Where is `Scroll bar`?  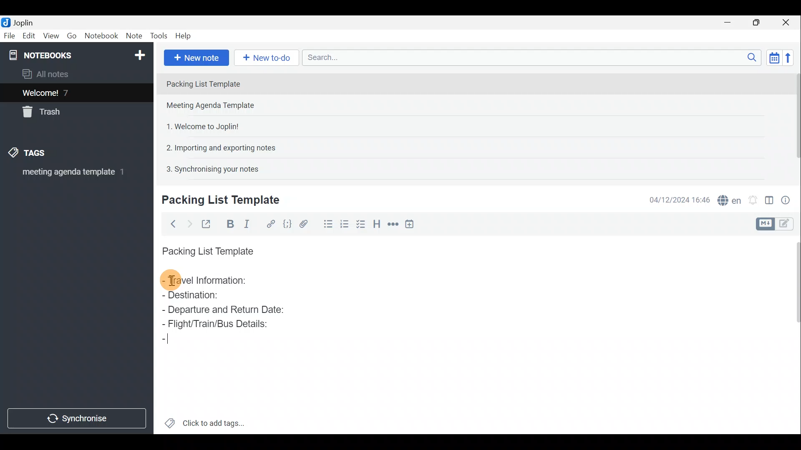
Scroll bar is located at coordinates (793, 334).